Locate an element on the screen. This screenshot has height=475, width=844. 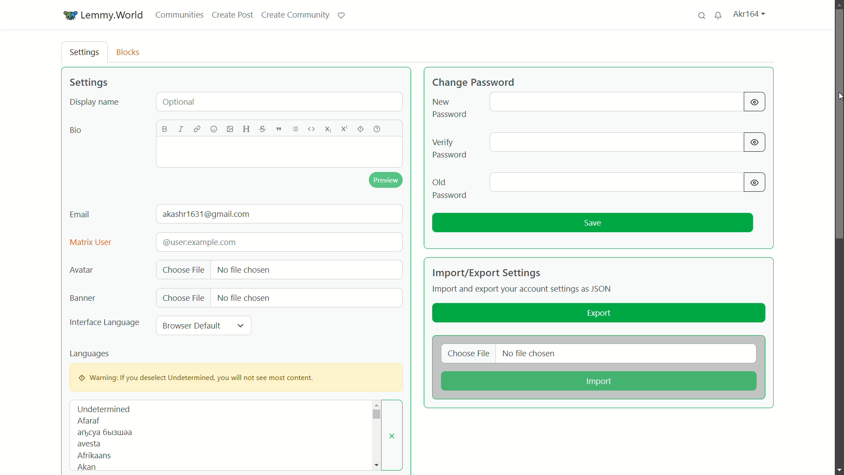
unread messages is located at coordinates (719, 15).